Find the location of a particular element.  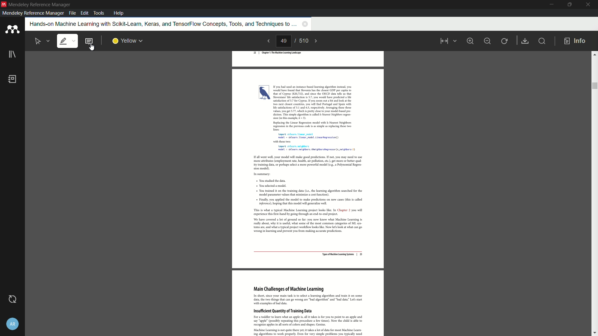

app icon is located at coordinates (4, 4).